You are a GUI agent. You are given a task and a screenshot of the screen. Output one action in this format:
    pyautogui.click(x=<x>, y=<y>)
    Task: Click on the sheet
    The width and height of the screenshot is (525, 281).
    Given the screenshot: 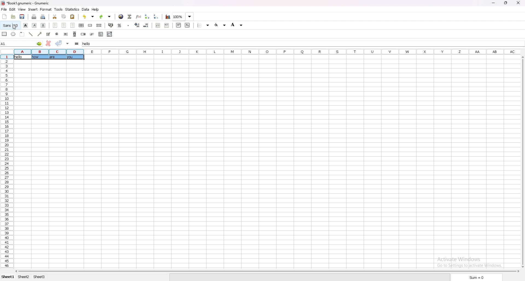 What is the action you would take?
    pyautogui.click(x=40, y=277)
    